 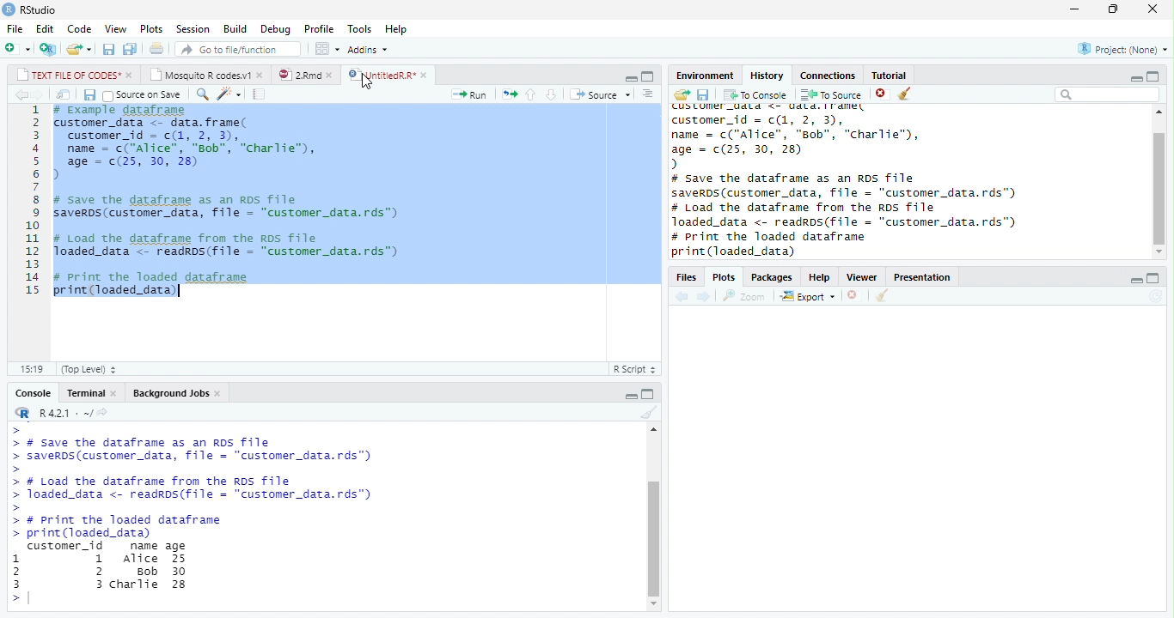 I want to click on close, so click(x=262, y=75).